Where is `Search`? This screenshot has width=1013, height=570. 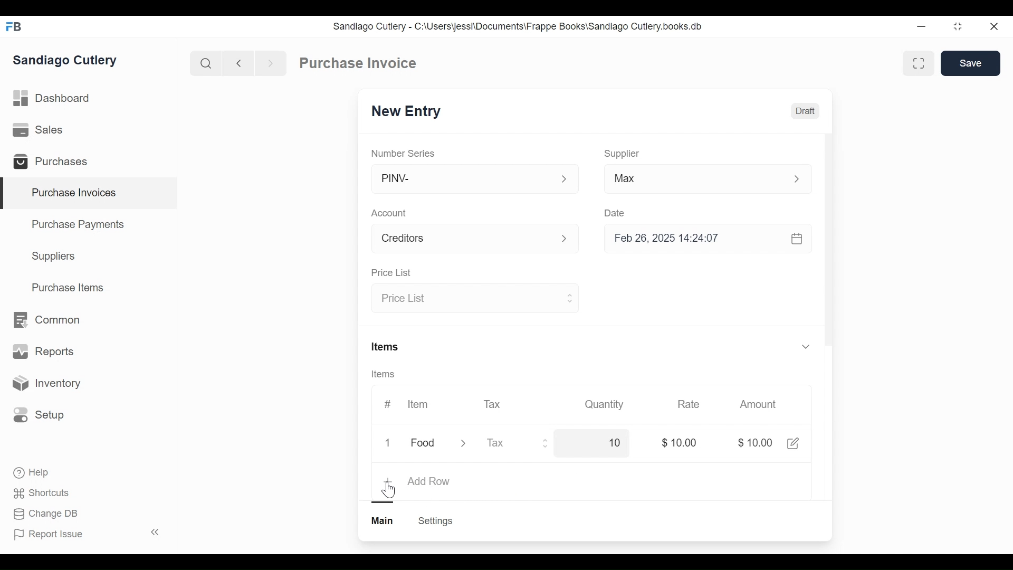 Search is located at coordinates (206, 63).